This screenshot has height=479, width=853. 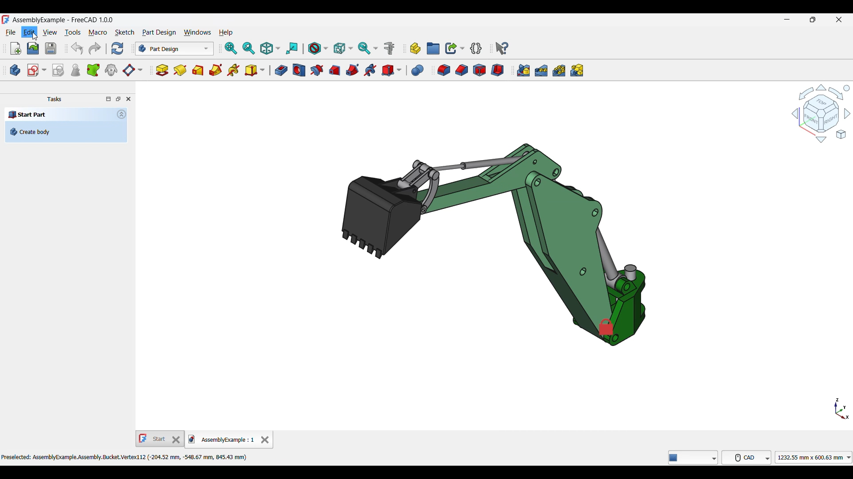 I want to click on Redo, so click(x=95, y=48).